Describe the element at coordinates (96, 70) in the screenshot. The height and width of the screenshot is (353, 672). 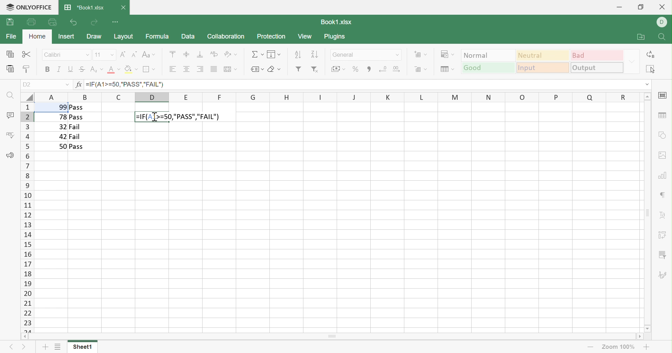
I see `Subscript` at that location.